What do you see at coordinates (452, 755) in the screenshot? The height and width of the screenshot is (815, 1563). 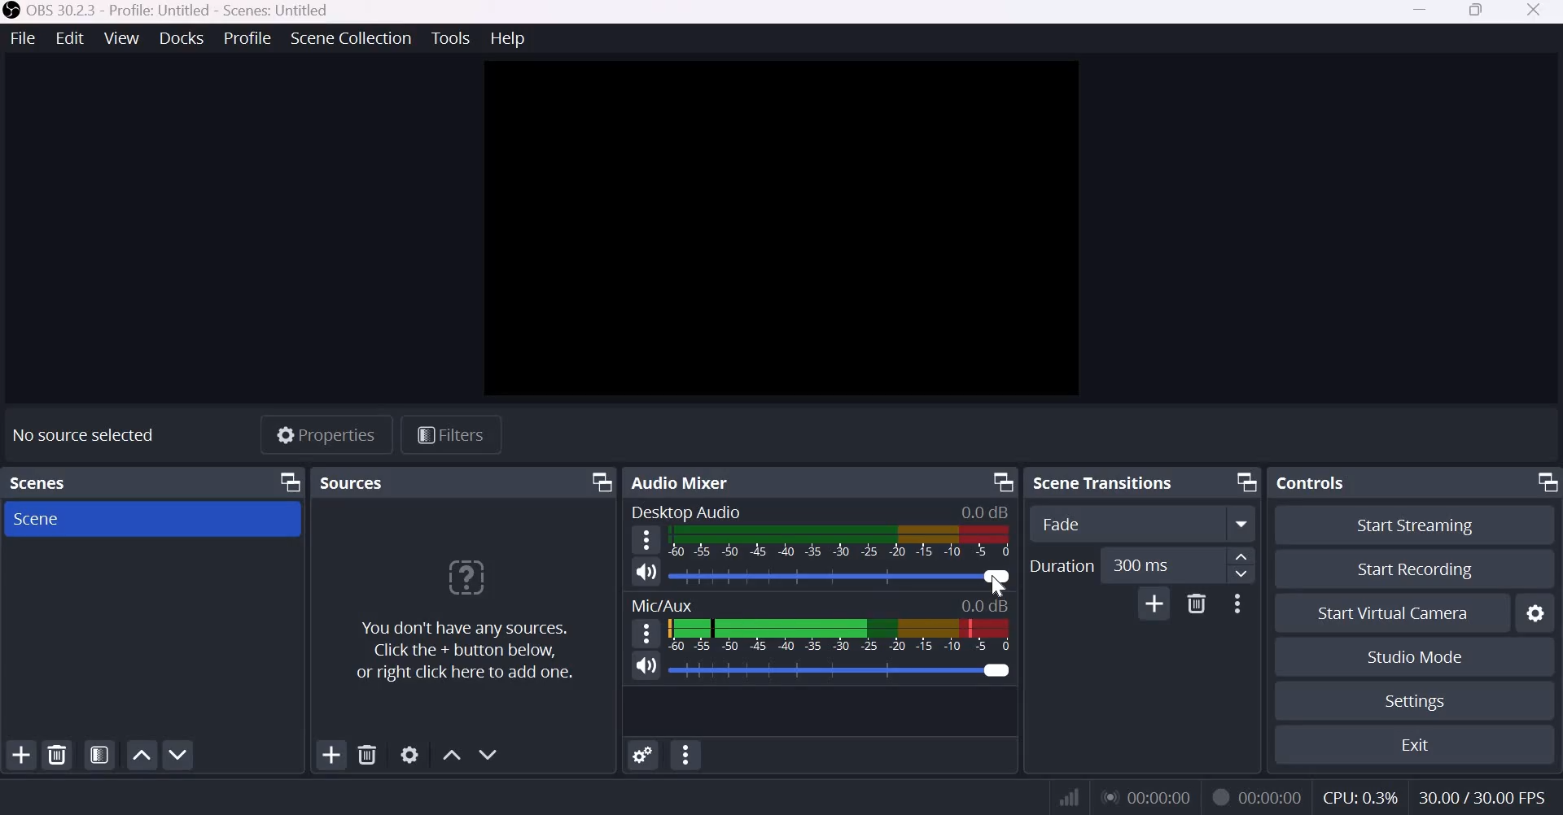 I see `Move source(s) up` at bounding box center [452, 755].